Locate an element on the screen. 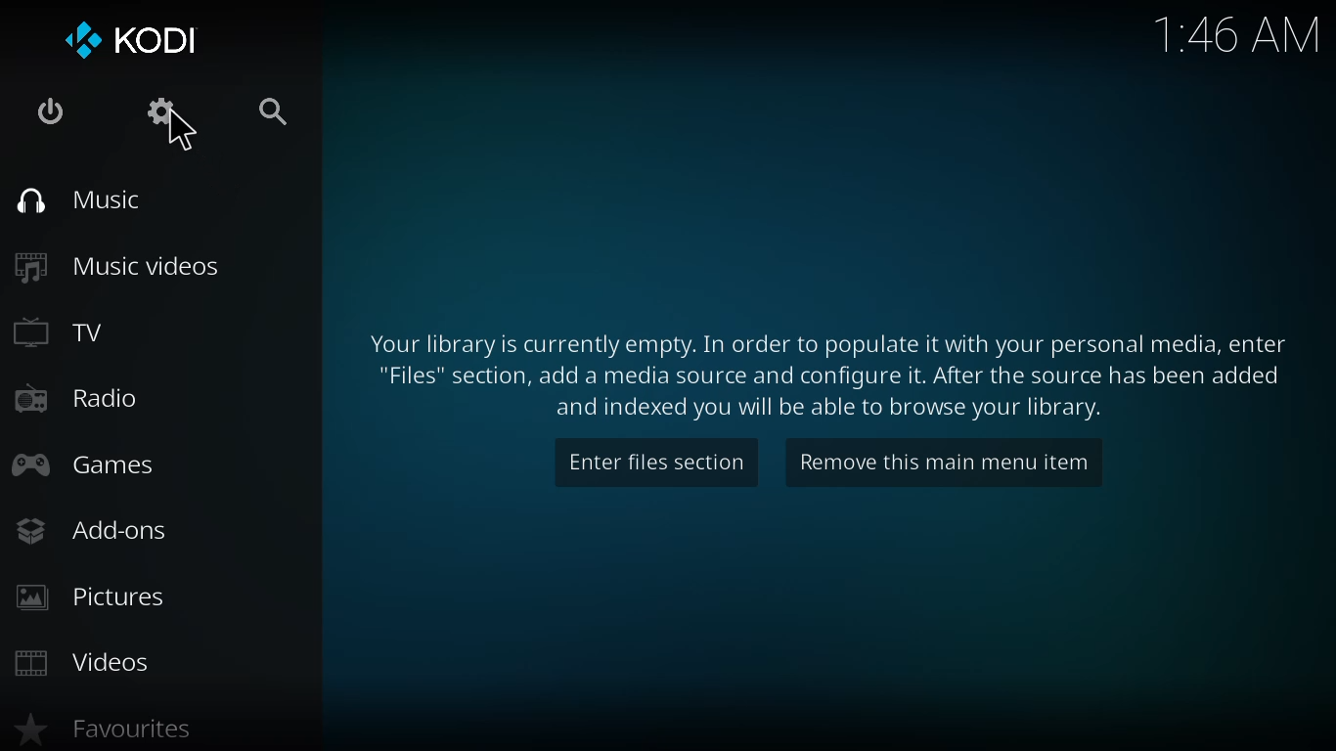 This screenshot has width=1336, height=751. power is located at coordinates (46, 112).